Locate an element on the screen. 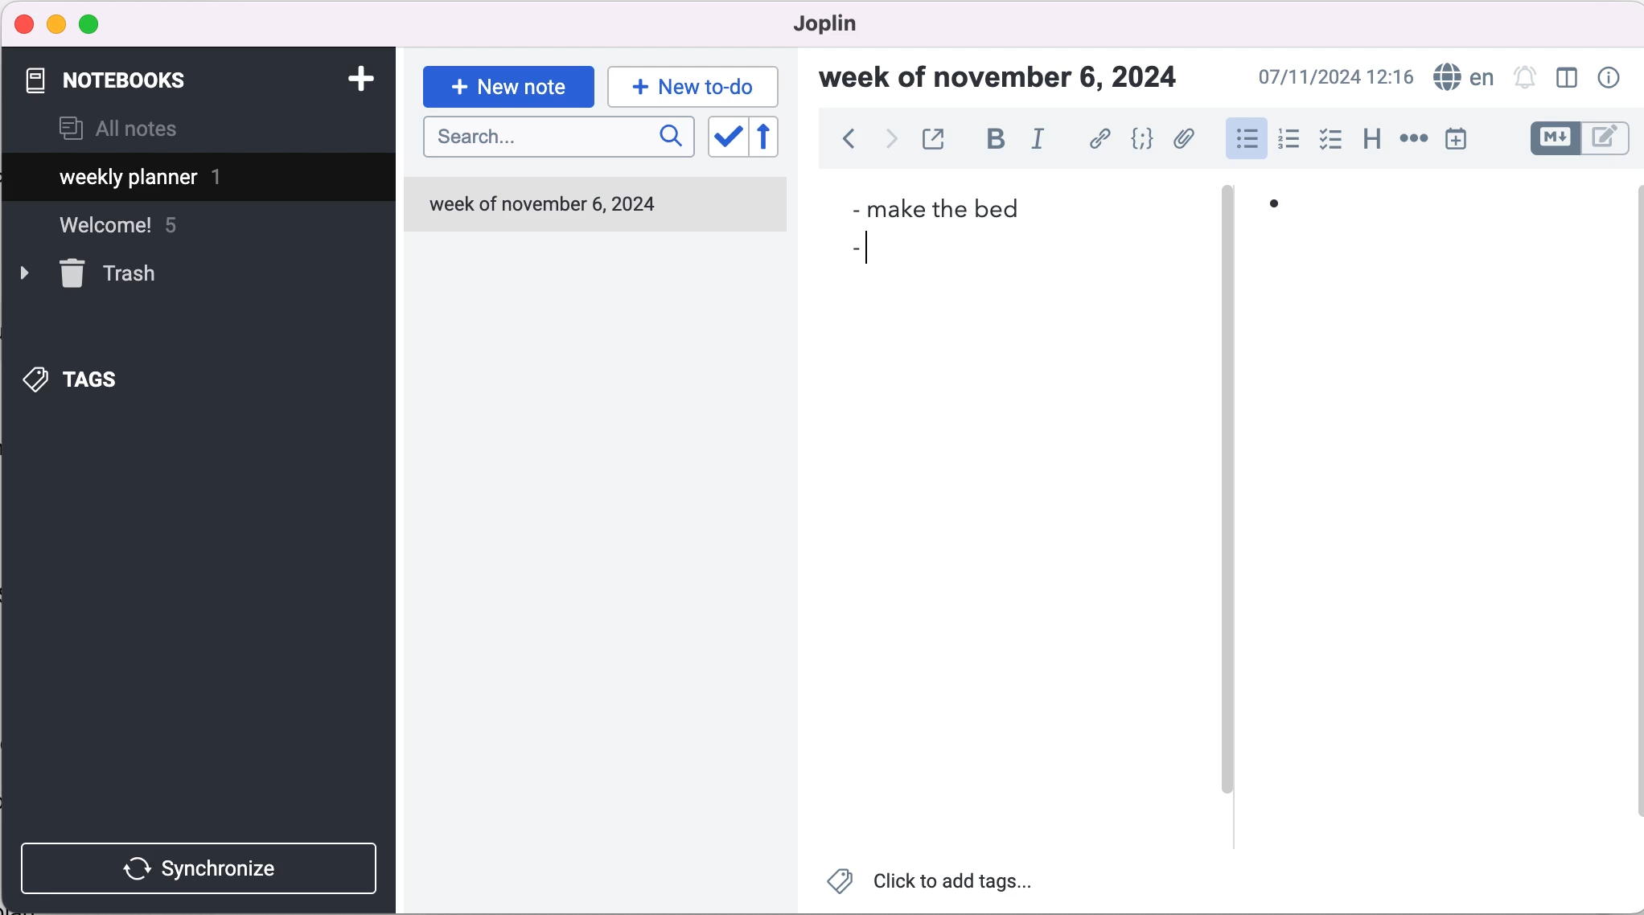 Image resolution: width=1644 pixels, height=915 pixels. welcome! 5 is located at coordinates (138, 232).